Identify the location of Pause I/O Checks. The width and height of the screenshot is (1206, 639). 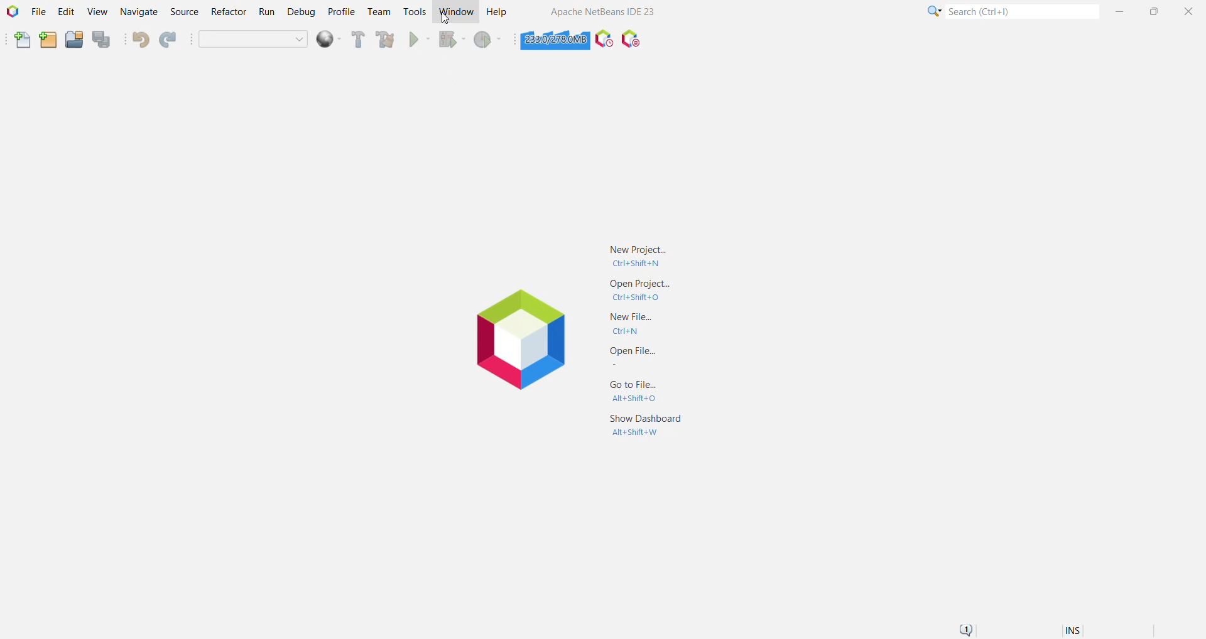
(631, 40).